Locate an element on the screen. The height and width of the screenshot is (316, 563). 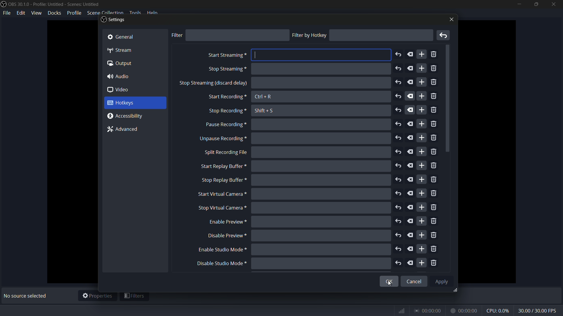
delete is located at coordinates (411, 249).